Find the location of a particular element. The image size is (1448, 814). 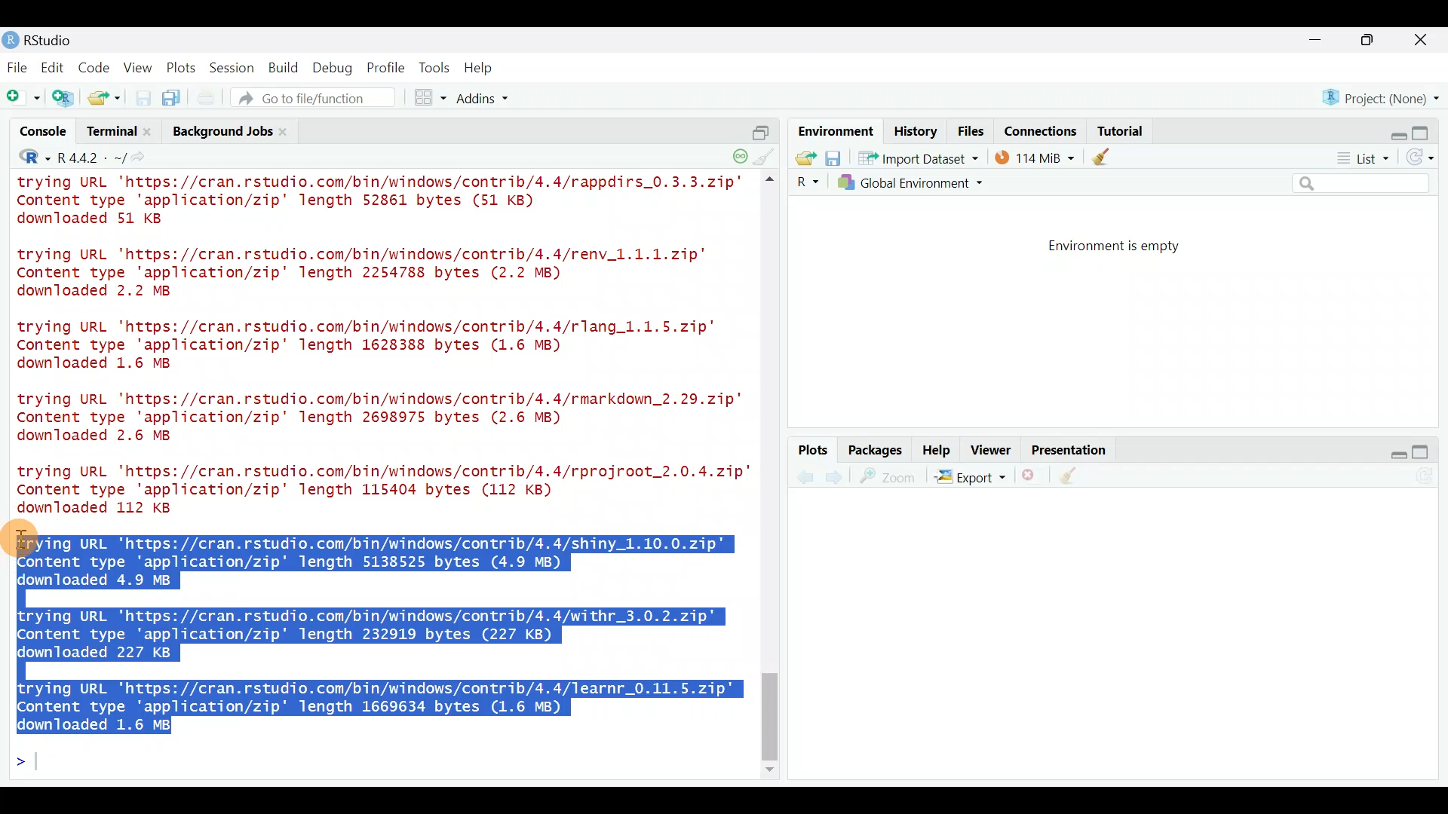

Global Environment is located at coordinates (922, 182).